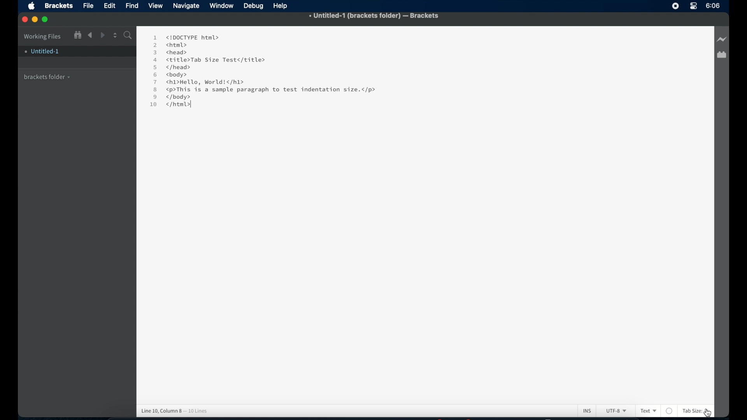 This screenshot has height=420, width=747. Describe the element at coordinates (77, 35) in the screenshot. I see `Zoom in` at that location.